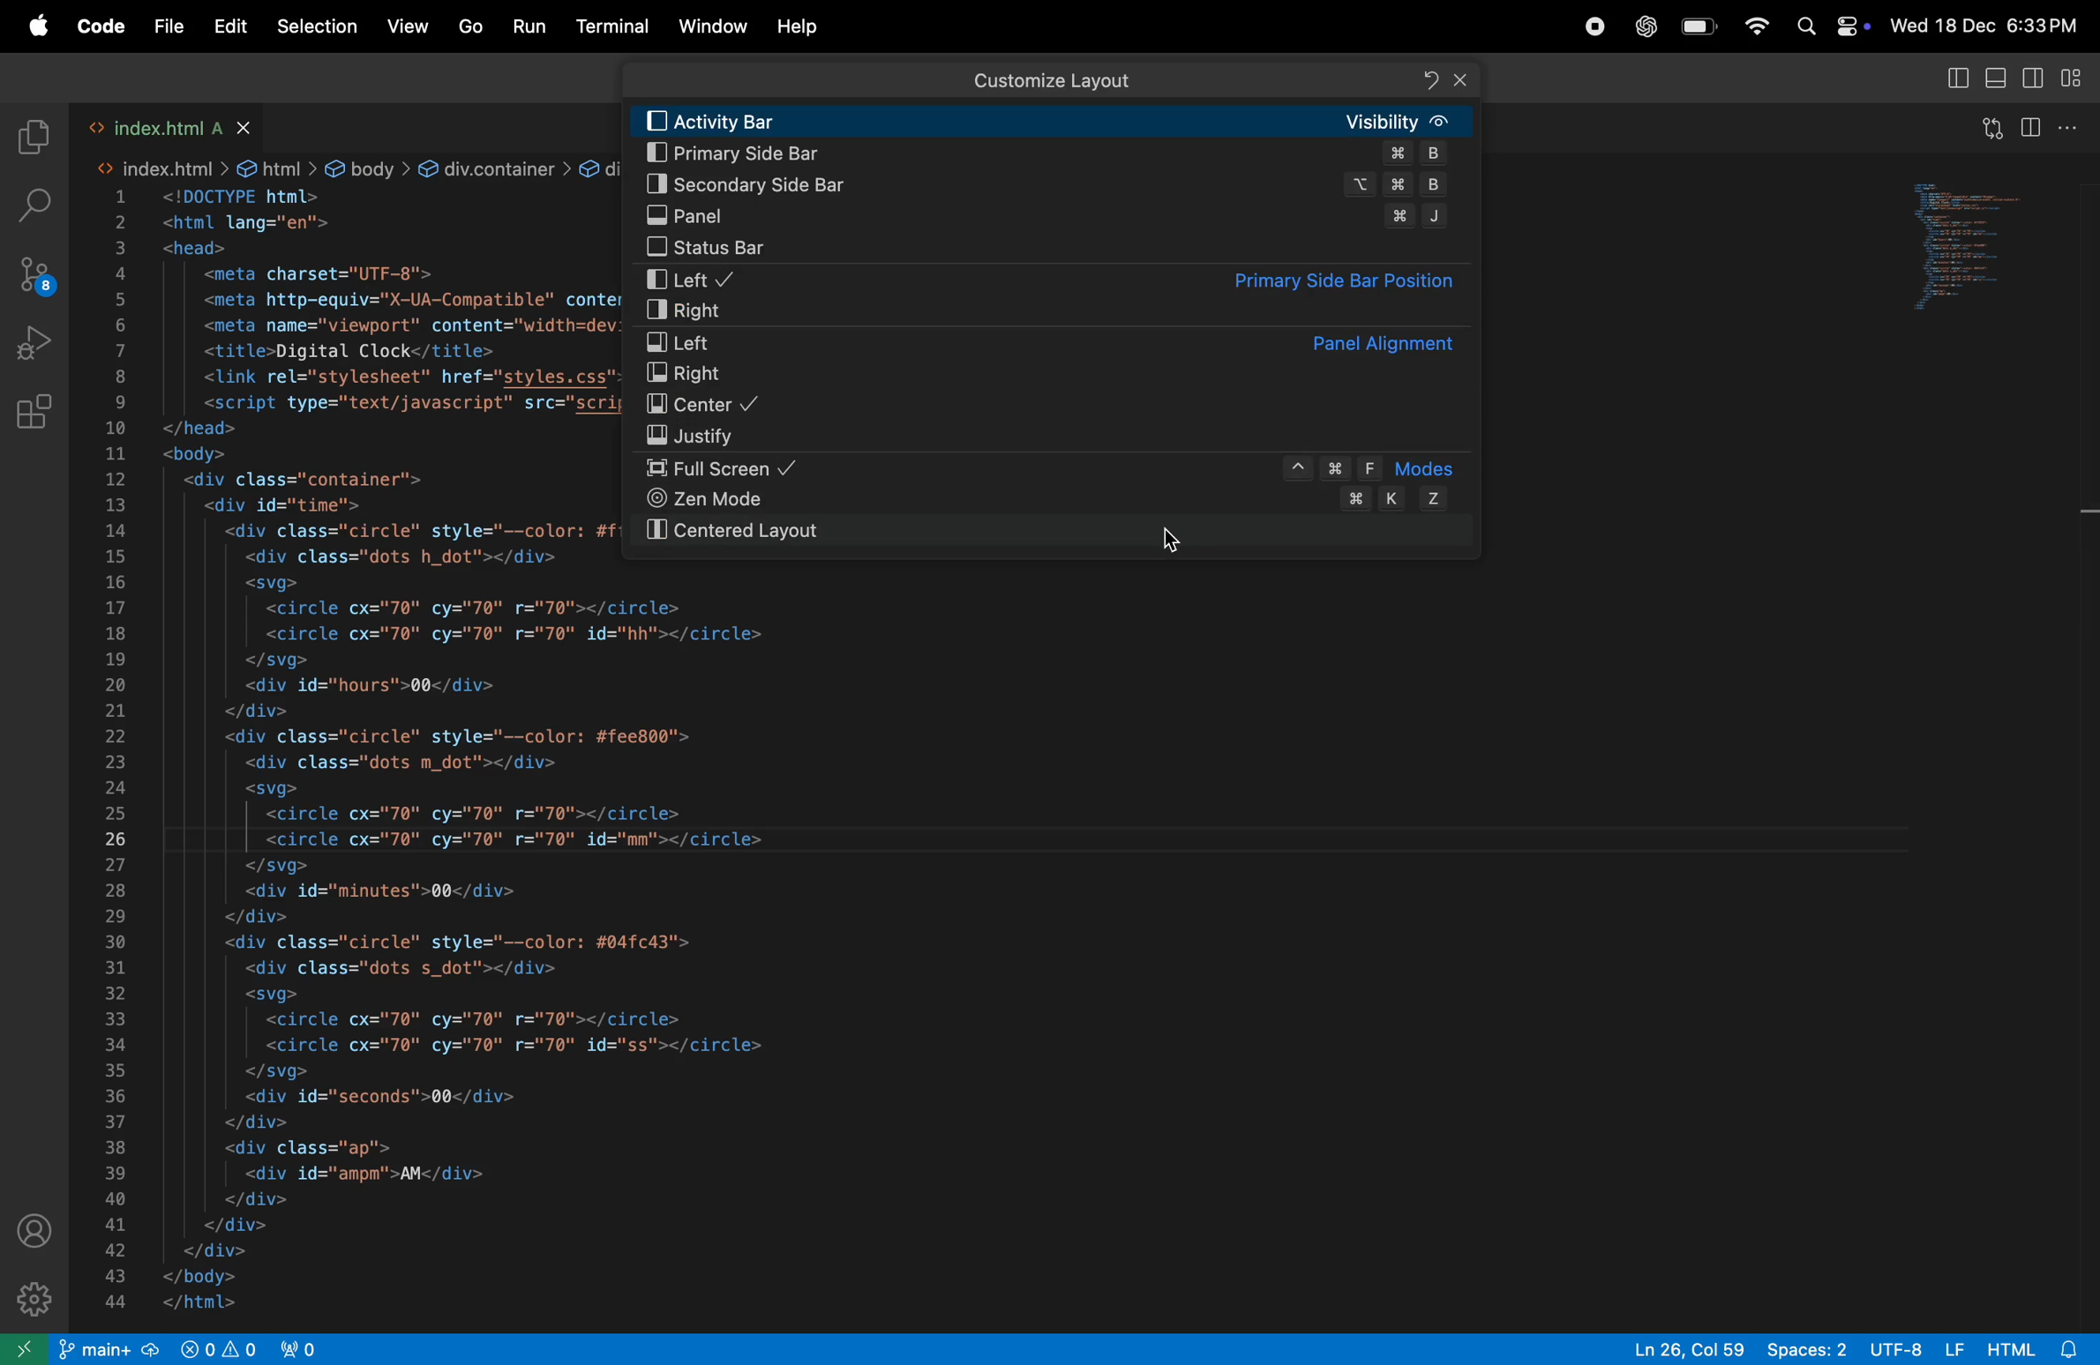 The image size is (2100, 1365). I want to click on Center, so click(1065, 406).